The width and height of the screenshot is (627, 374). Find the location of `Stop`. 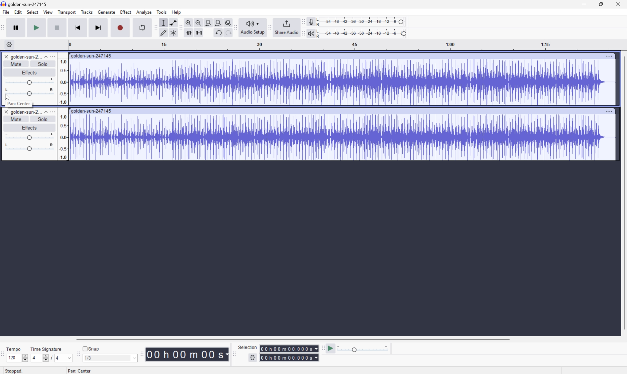

Stop is located at coordinates (57, 28).